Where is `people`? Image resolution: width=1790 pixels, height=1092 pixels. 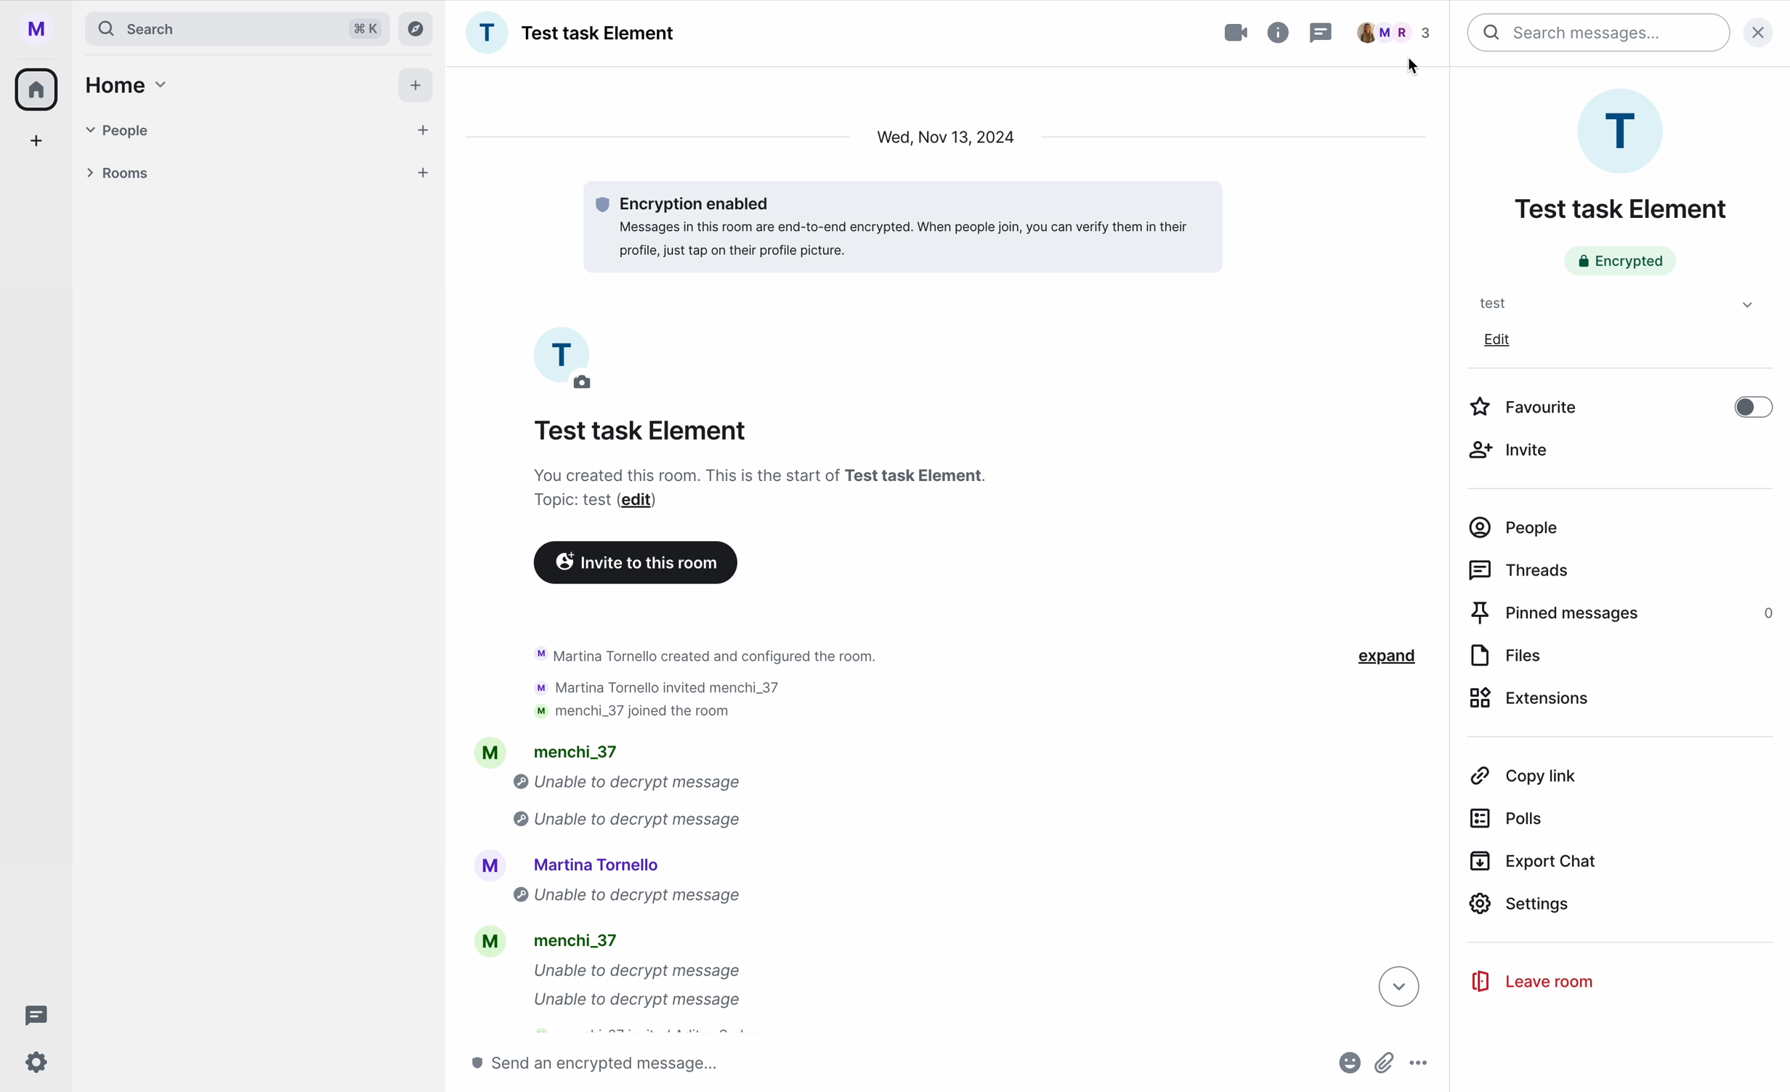
people is located at coordinates (1400, 32).